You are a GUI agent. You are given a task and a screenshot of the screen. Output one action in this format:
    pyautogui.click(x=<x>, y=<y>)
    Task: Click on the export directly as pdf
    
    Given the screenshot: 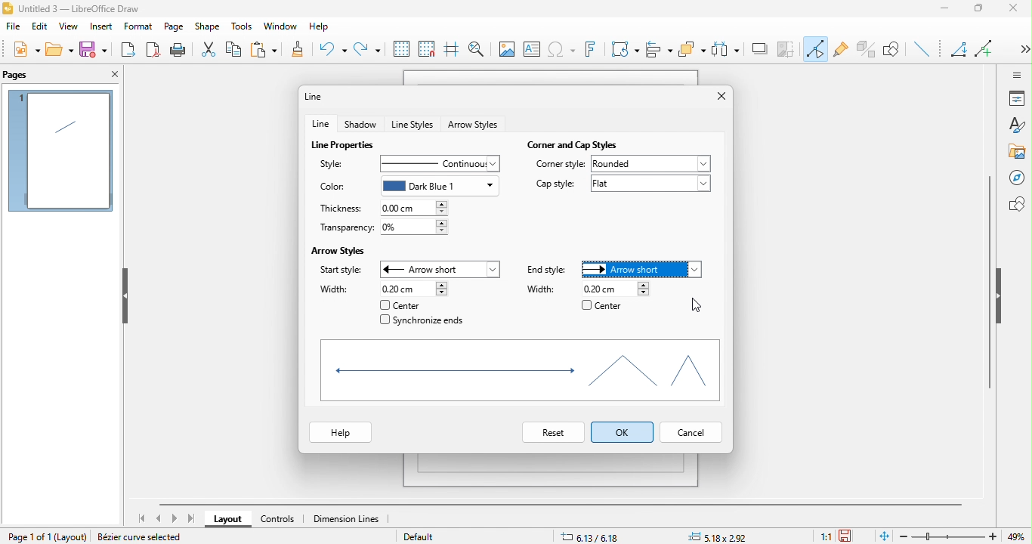 What is the action you would take?
    pyautogui.click(x=153, y=51)
    